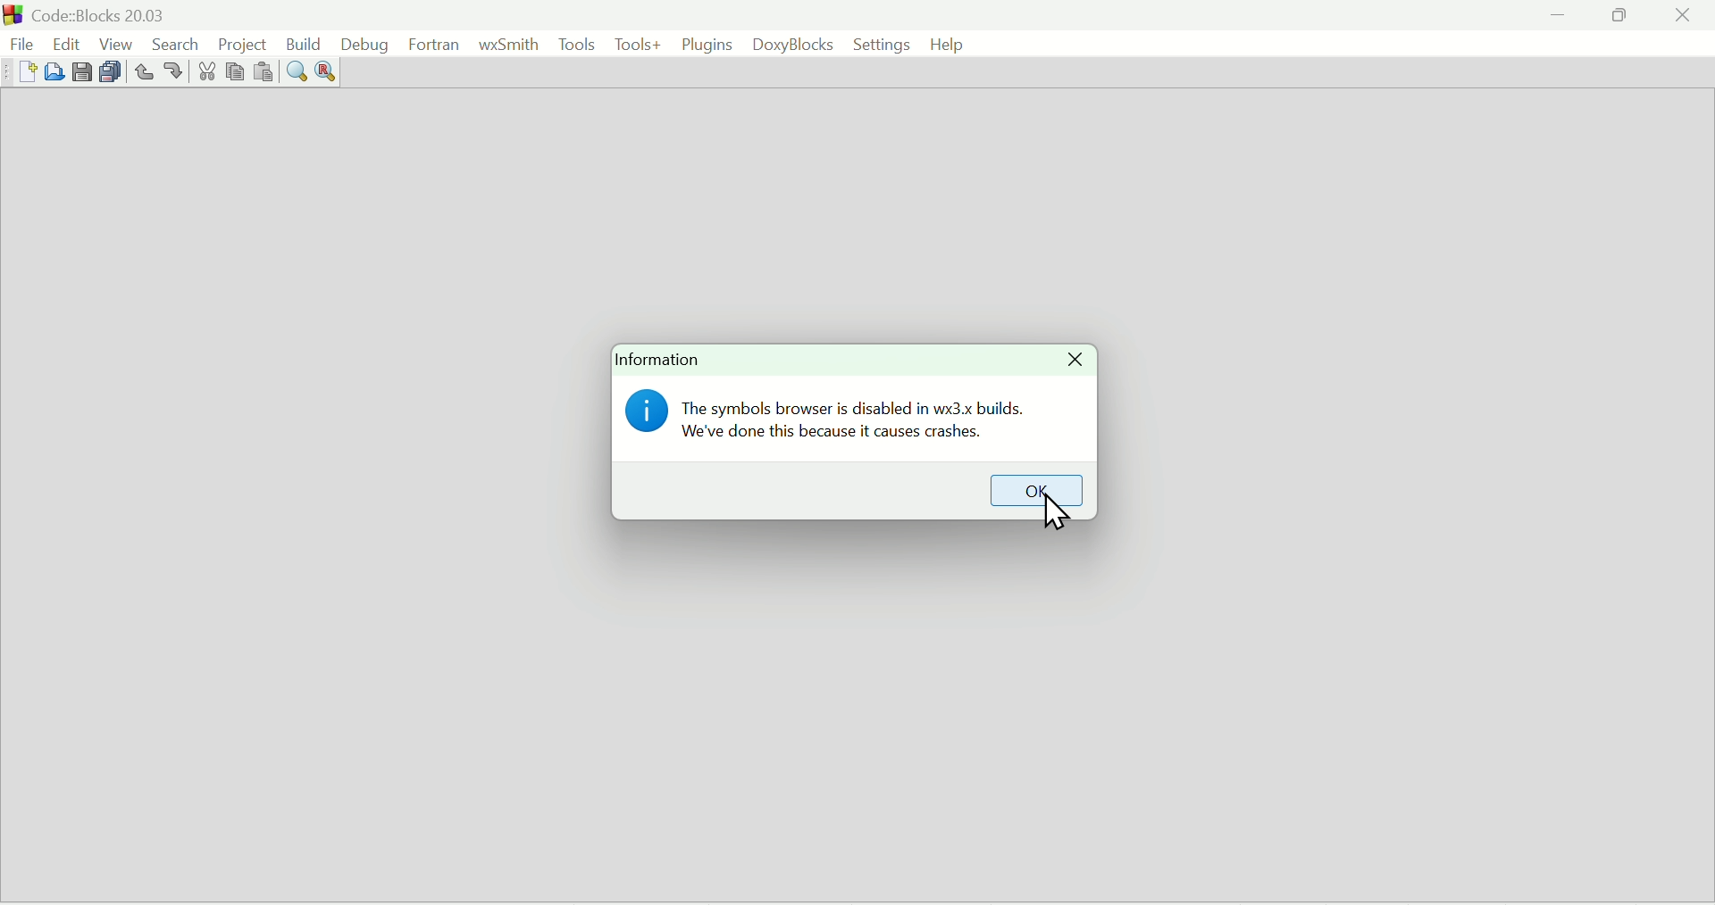  I want to click on Undo, so click(144, 71).